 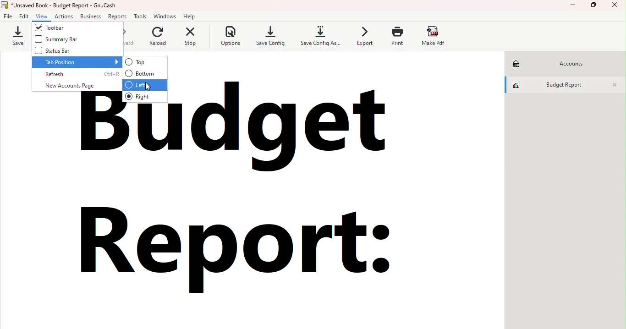 I want to click on Close, so click(x=614, y=7).